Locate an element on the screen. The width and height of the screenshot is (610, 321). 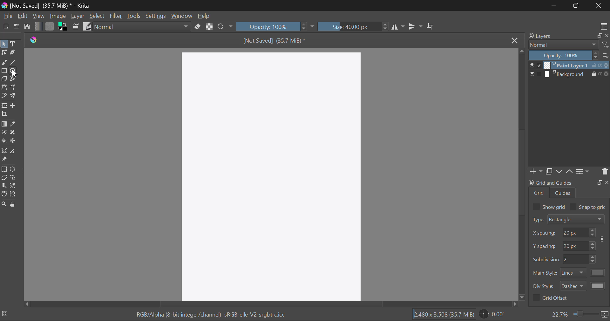
Calligraphic Tool is located at coordinates (13, 52).